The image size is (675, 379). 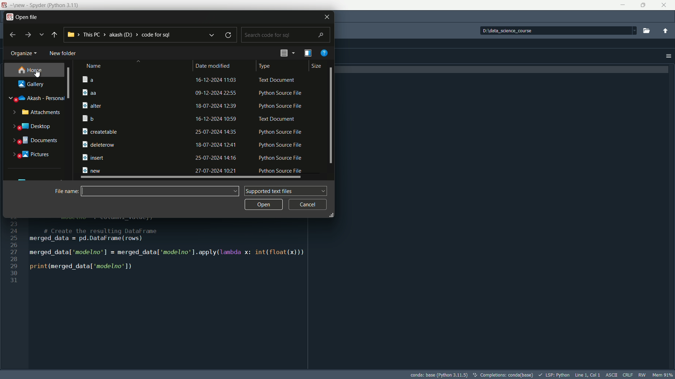 What do you see at coordinates (216, 119) in the screenshot?
I see `timestamp` at bounding box center [216, 119].